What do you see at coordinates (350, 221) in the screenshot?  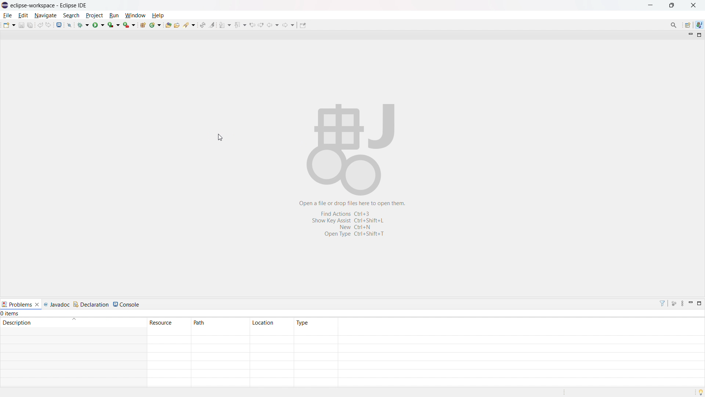 I see `Show key assist Ctrl+Shift+L` at bounding box center [350, 221].